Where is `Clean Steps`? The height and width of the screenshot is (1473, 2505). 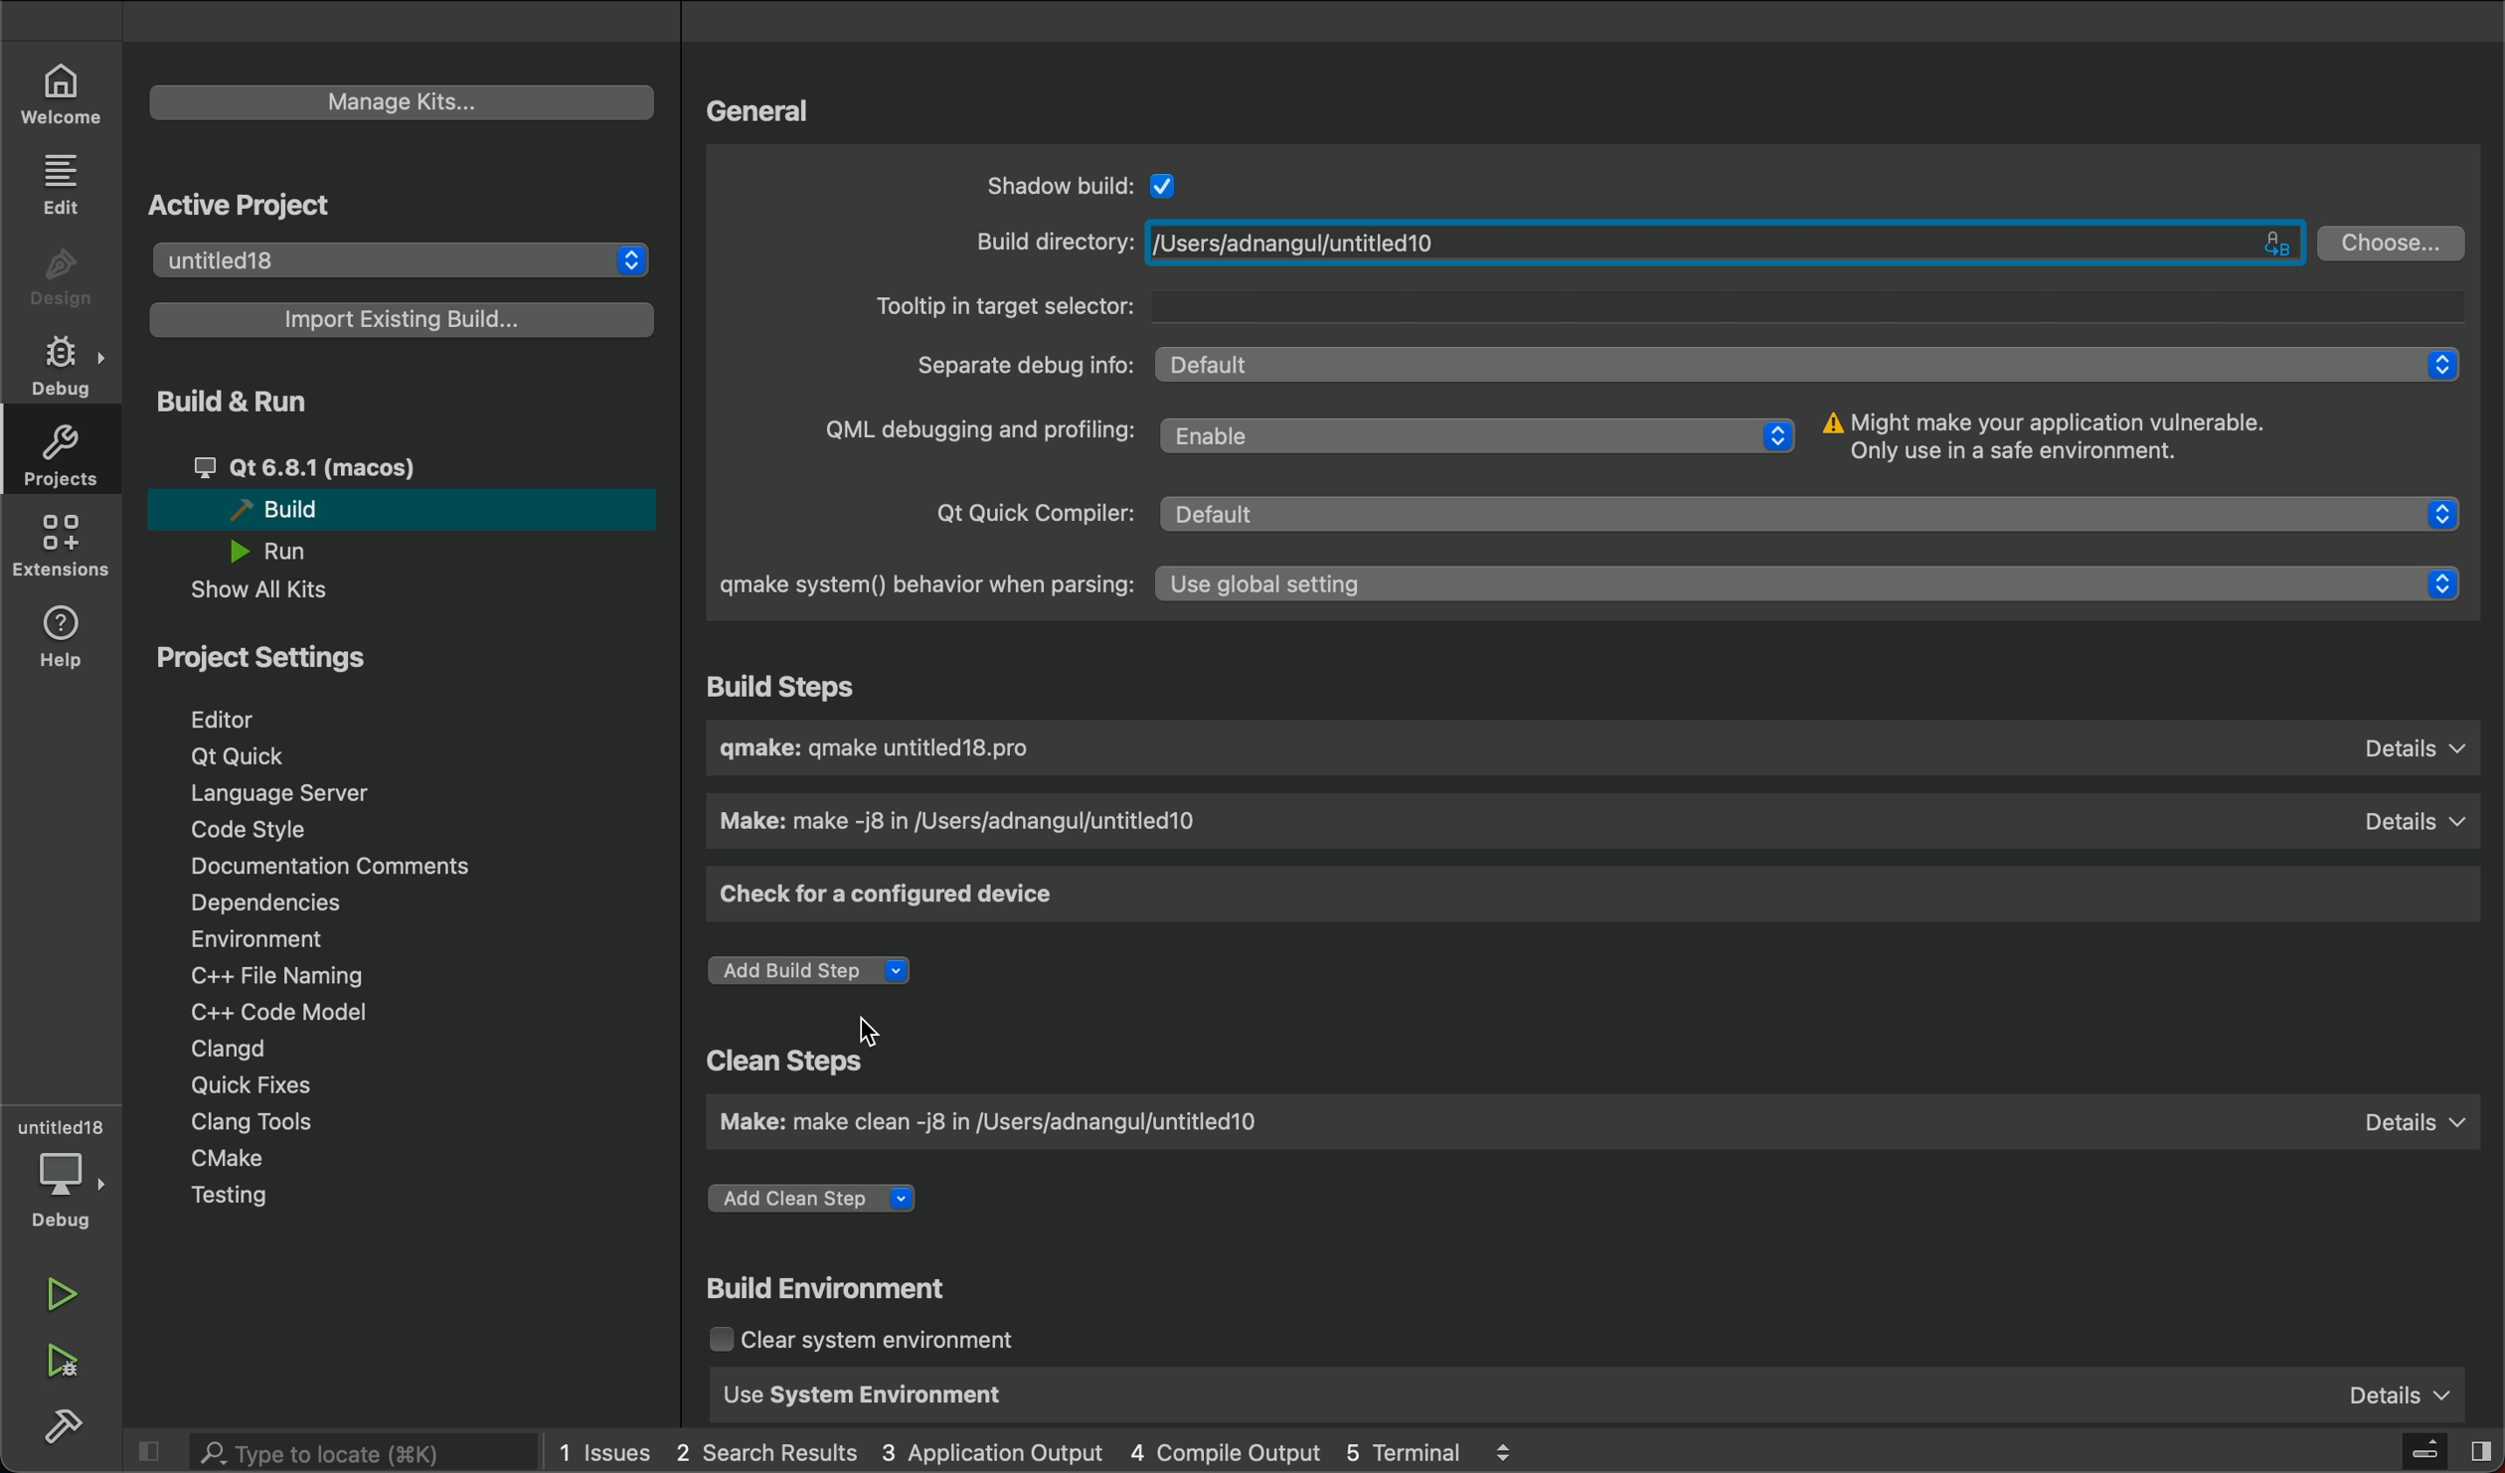 Clean Steps is located at coordinates (786, 1063).